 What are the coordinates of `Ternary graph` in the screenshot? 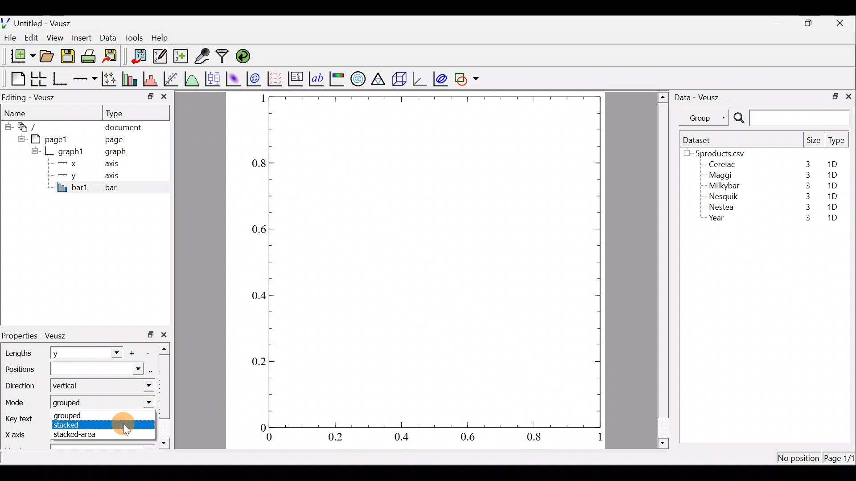 It's located at (379, 77).